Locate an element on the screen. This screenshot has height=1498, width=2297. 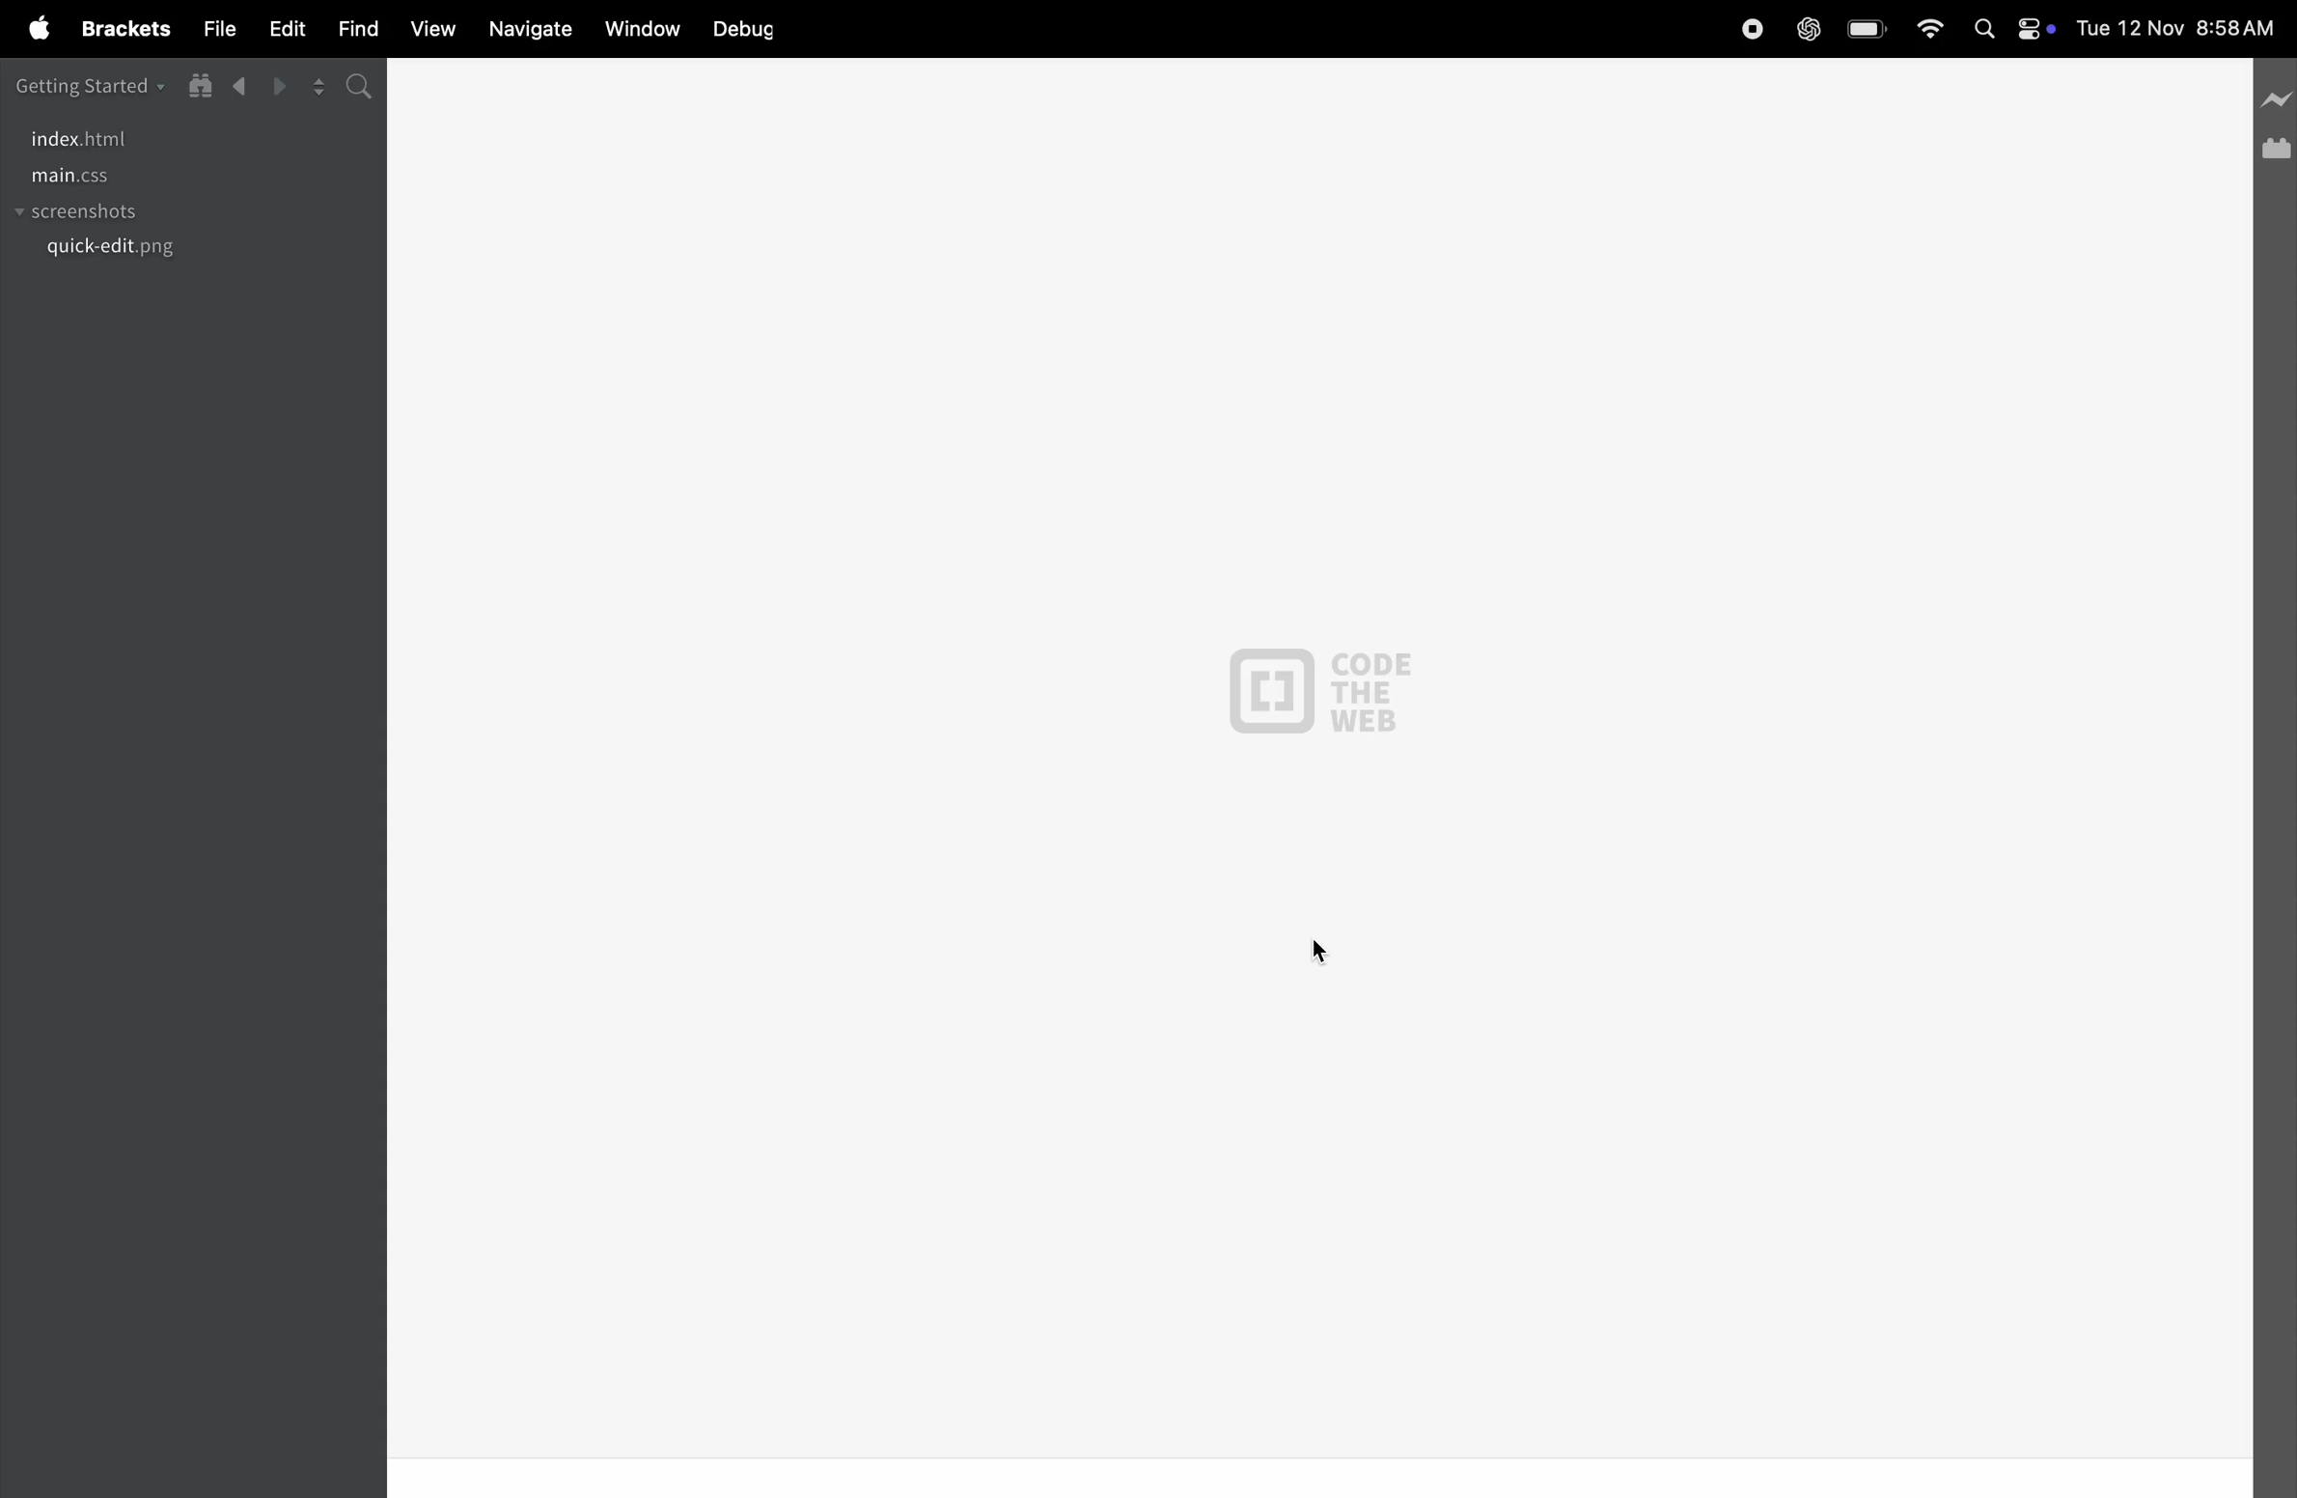
brackets is located at coordinates (120, 30).